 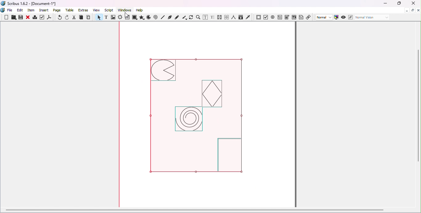 I want to click on Maximize, so click(x=412, y=10).